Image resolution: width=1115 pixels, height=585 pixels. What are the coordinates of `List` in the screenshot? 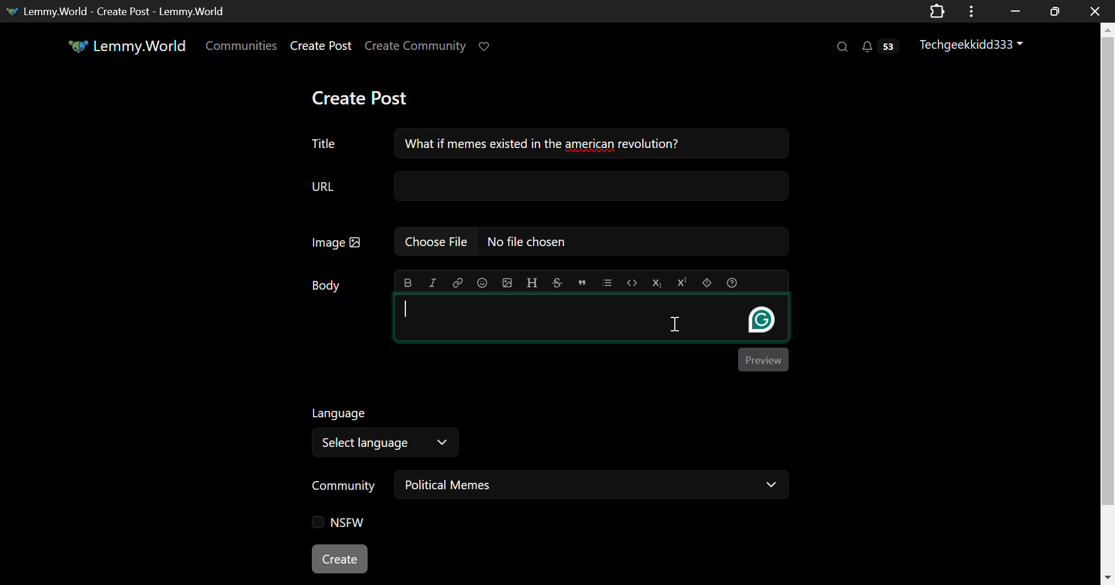 It's located at (607, 282).